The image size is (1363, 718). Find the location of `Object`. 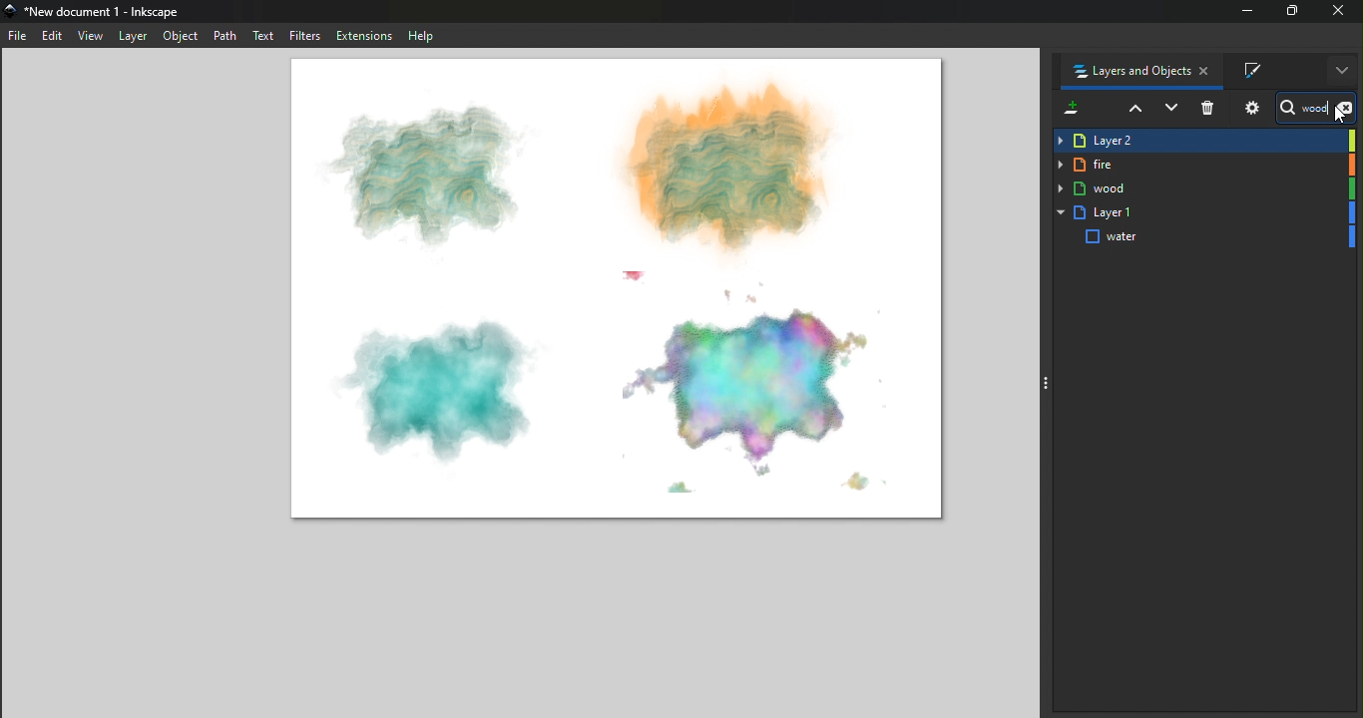

Object is located at coordinates (182, 37).